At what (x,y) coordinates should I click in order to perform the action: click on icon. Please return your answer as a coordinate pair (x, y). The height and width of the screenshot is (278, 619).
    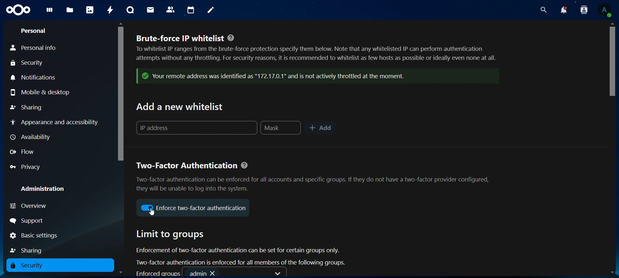
    Looking at the image, I should click on (147, 208).